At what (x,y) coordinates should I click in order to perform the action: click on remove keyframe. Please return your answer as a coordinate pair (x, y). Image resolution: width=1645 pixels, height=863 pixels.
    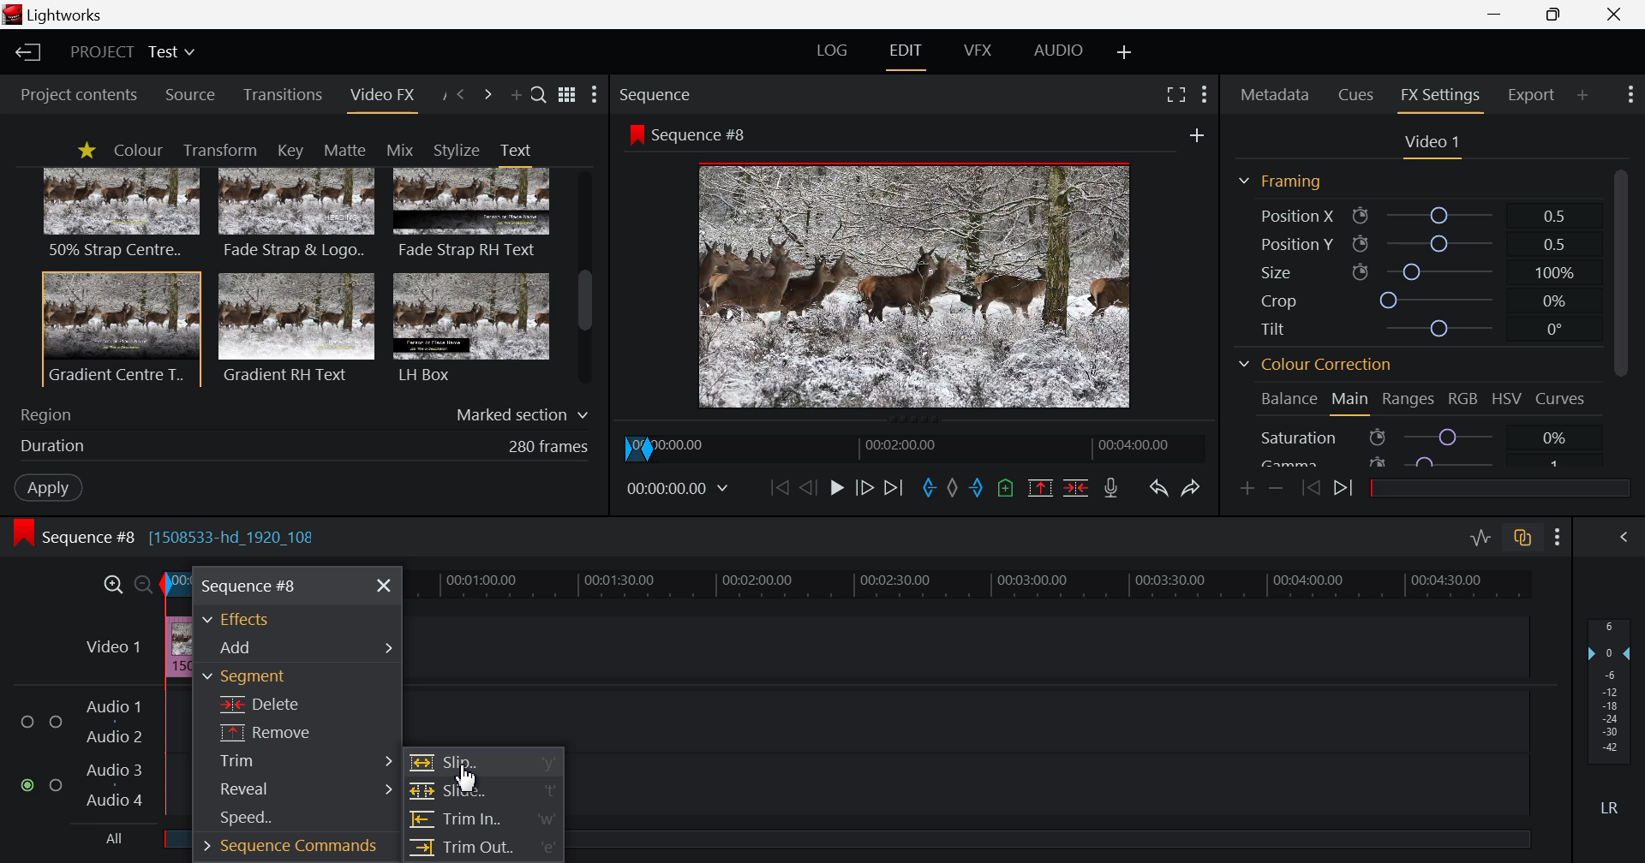
    Looking at the image, I should click on (1277, 488).